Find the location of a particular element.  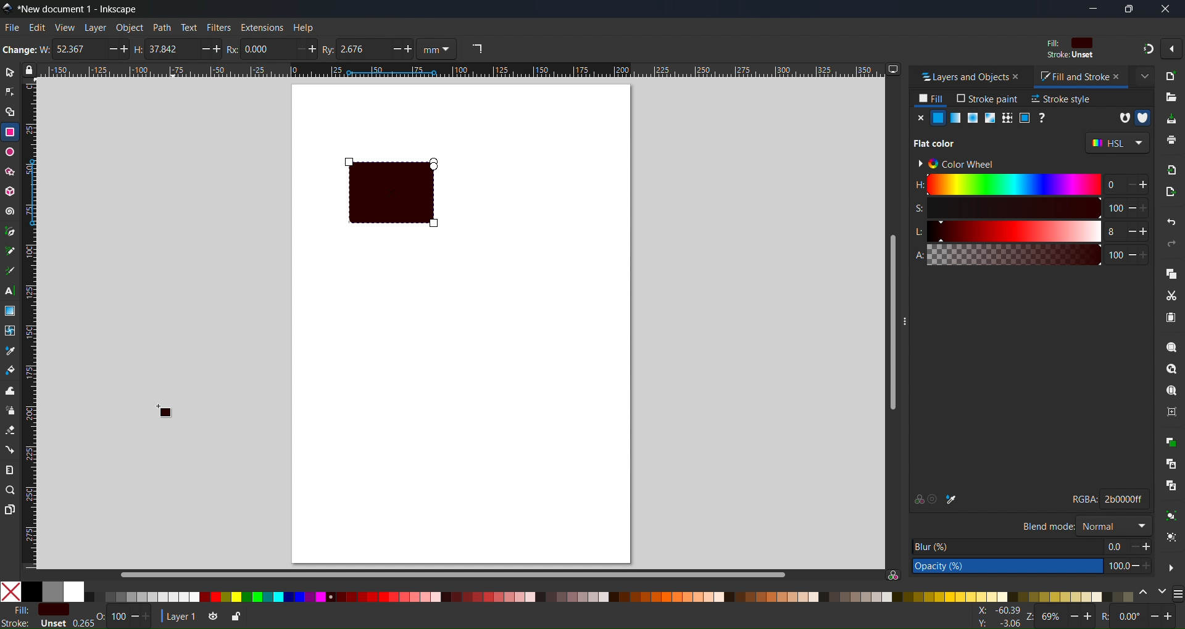

Current layer is located at coordinates (178, 615).